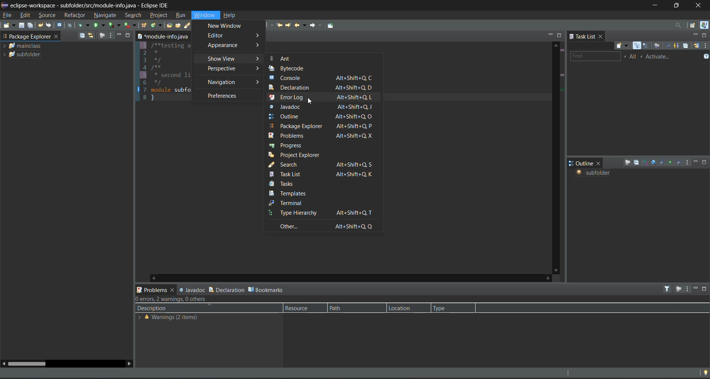  Describe the element at coordinates (680, 163) in the screenshot. I see `hide local types` at that location.